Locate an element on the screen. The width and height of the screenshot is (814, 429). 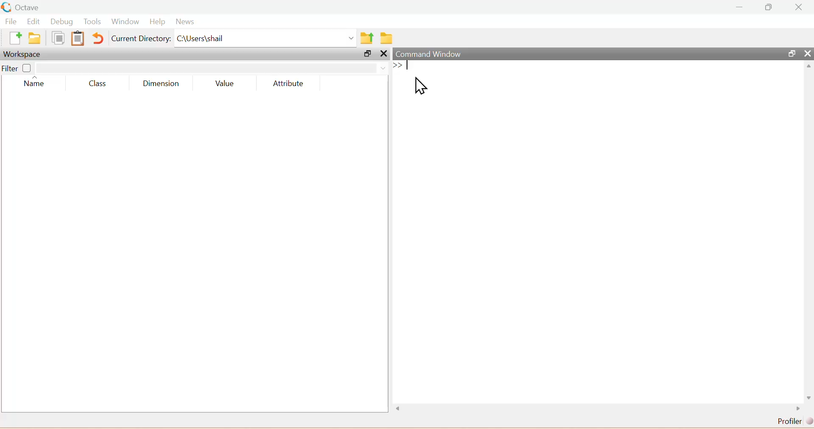
 is located at coordinates (401, 409).